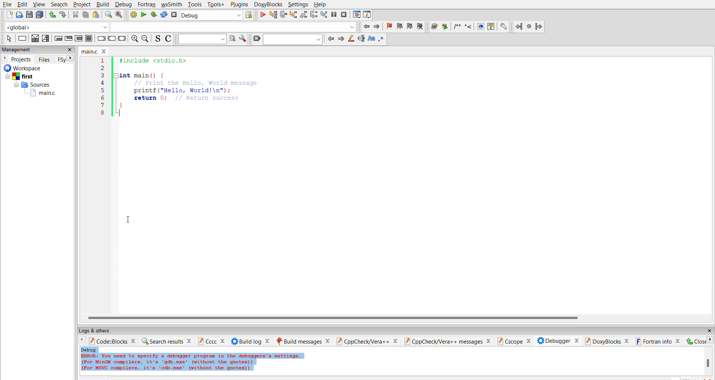  I want to click on doxyblocks, so click(266, 4).